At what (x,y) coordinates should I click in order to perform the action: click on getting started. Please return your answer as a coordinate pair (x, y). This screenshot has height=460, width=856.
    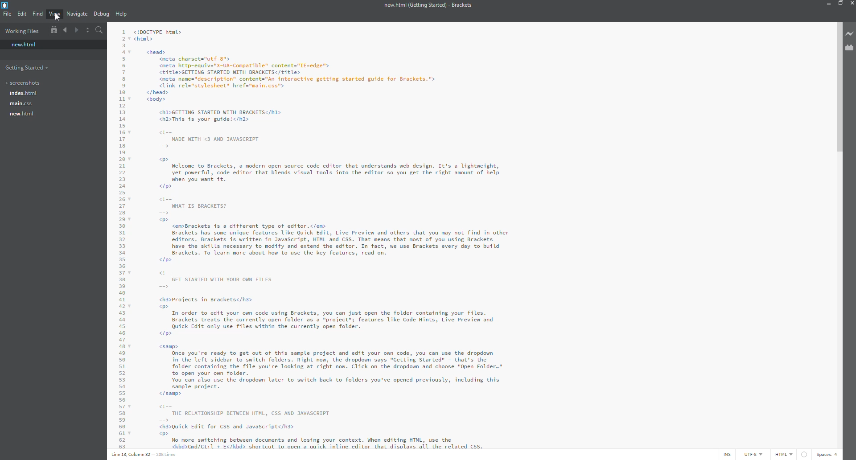
    Looking at the image, I should click on (27, 68).